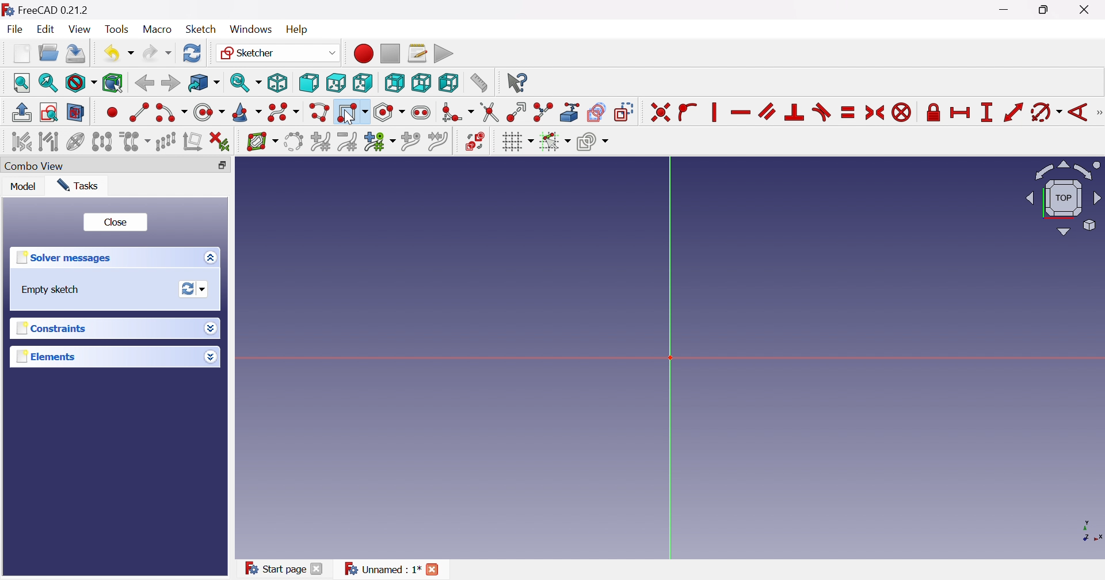 Image resolution: width=1105 pixels, height=580 pixels. Describe the element at coordinates (308, 83) in the screenshot. I see `Front` at that location.